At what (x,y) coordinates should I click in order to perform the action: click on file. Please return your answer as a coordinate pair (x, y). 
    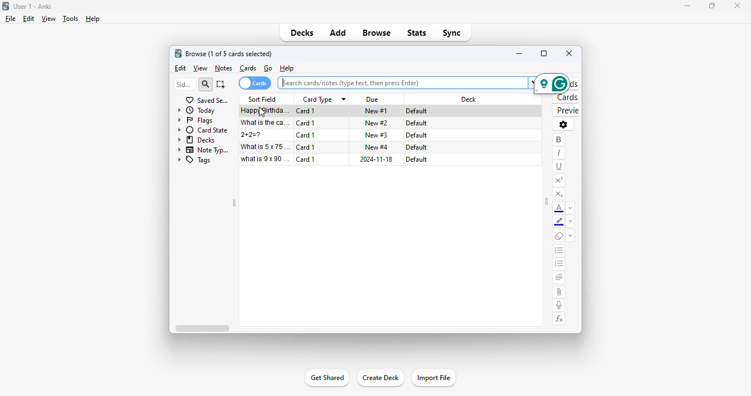
    Looking at the image, I should click on (10, 19).